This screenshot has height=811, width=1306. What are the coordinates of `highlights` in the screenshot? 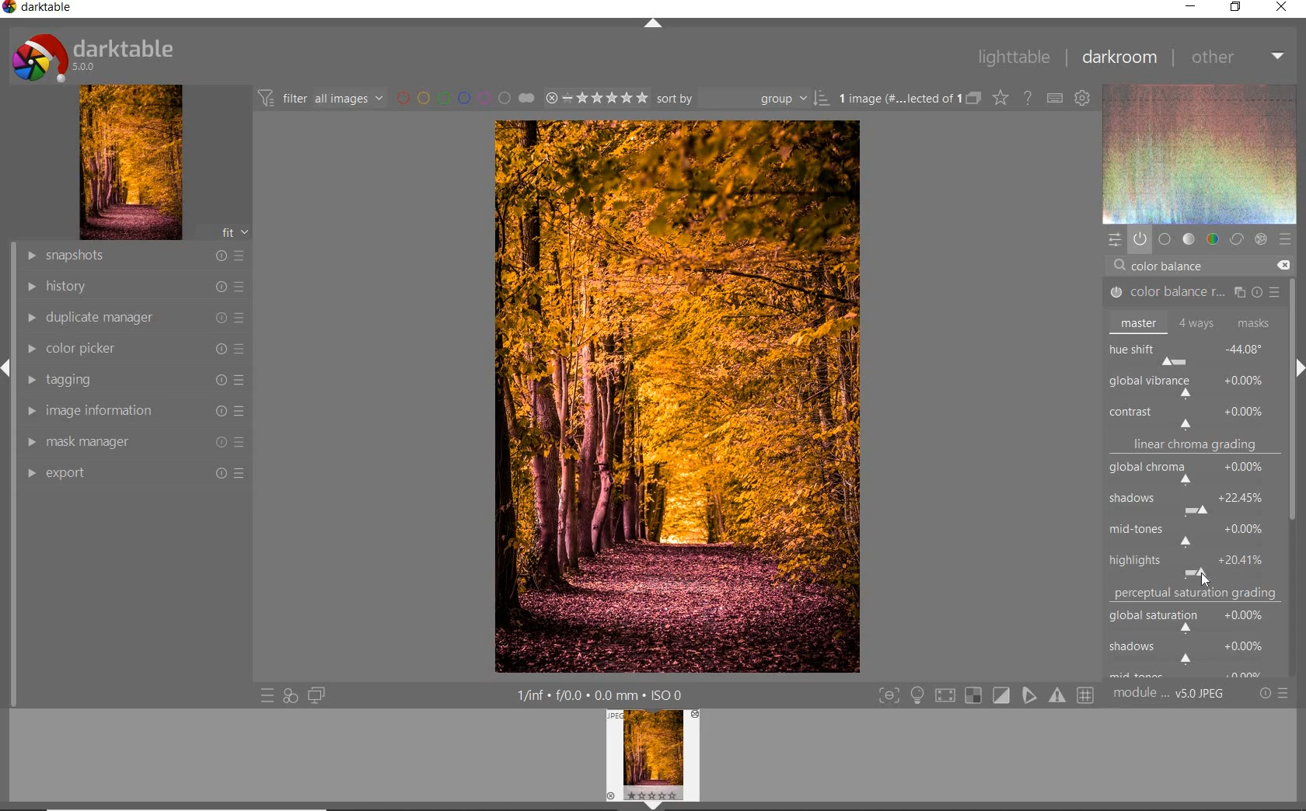 It's located at (1190, 561).